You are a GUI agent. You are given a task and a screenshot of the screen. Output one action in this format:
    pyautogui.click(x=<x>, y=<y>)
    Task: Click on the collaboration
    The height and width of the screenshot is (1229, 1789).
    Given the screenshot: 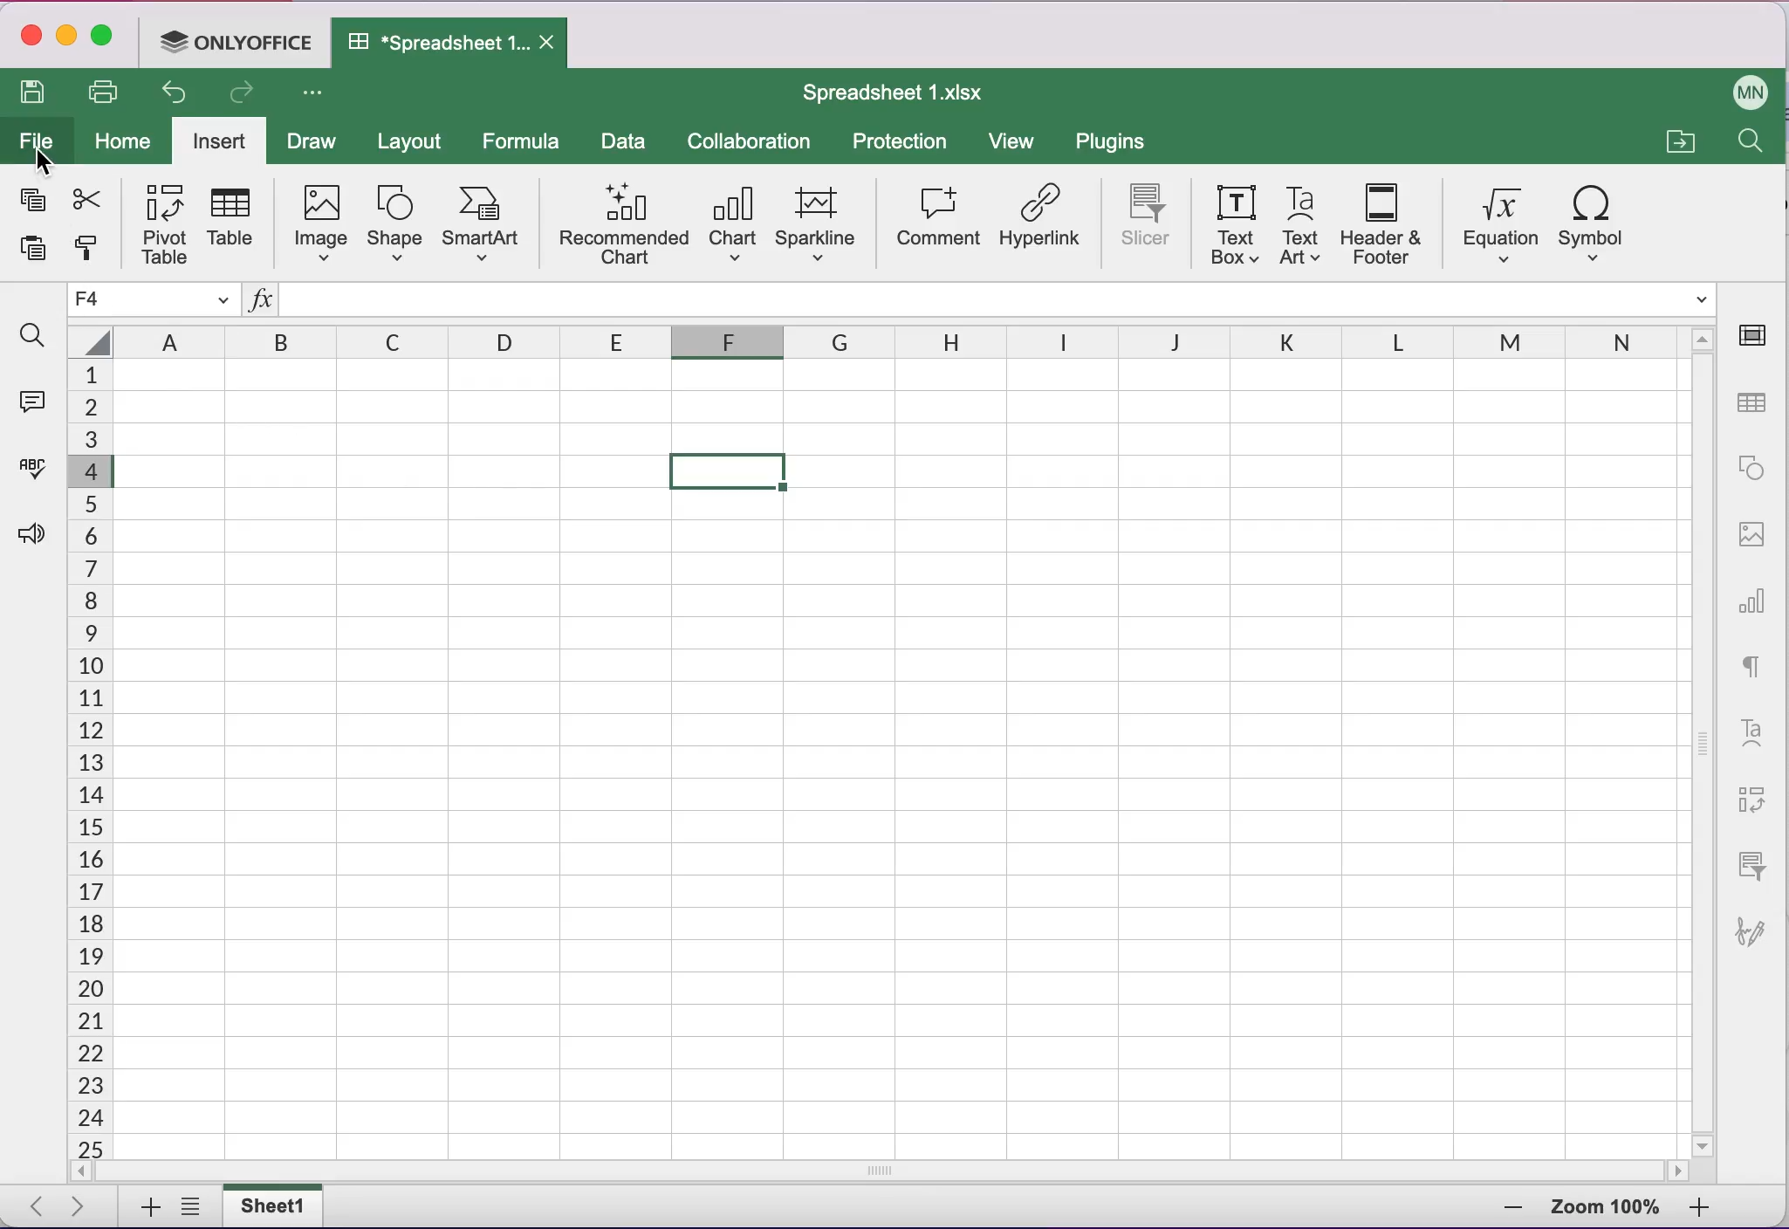 What is the action you would take?
    pyautogui.click(x=759, y=140)
    